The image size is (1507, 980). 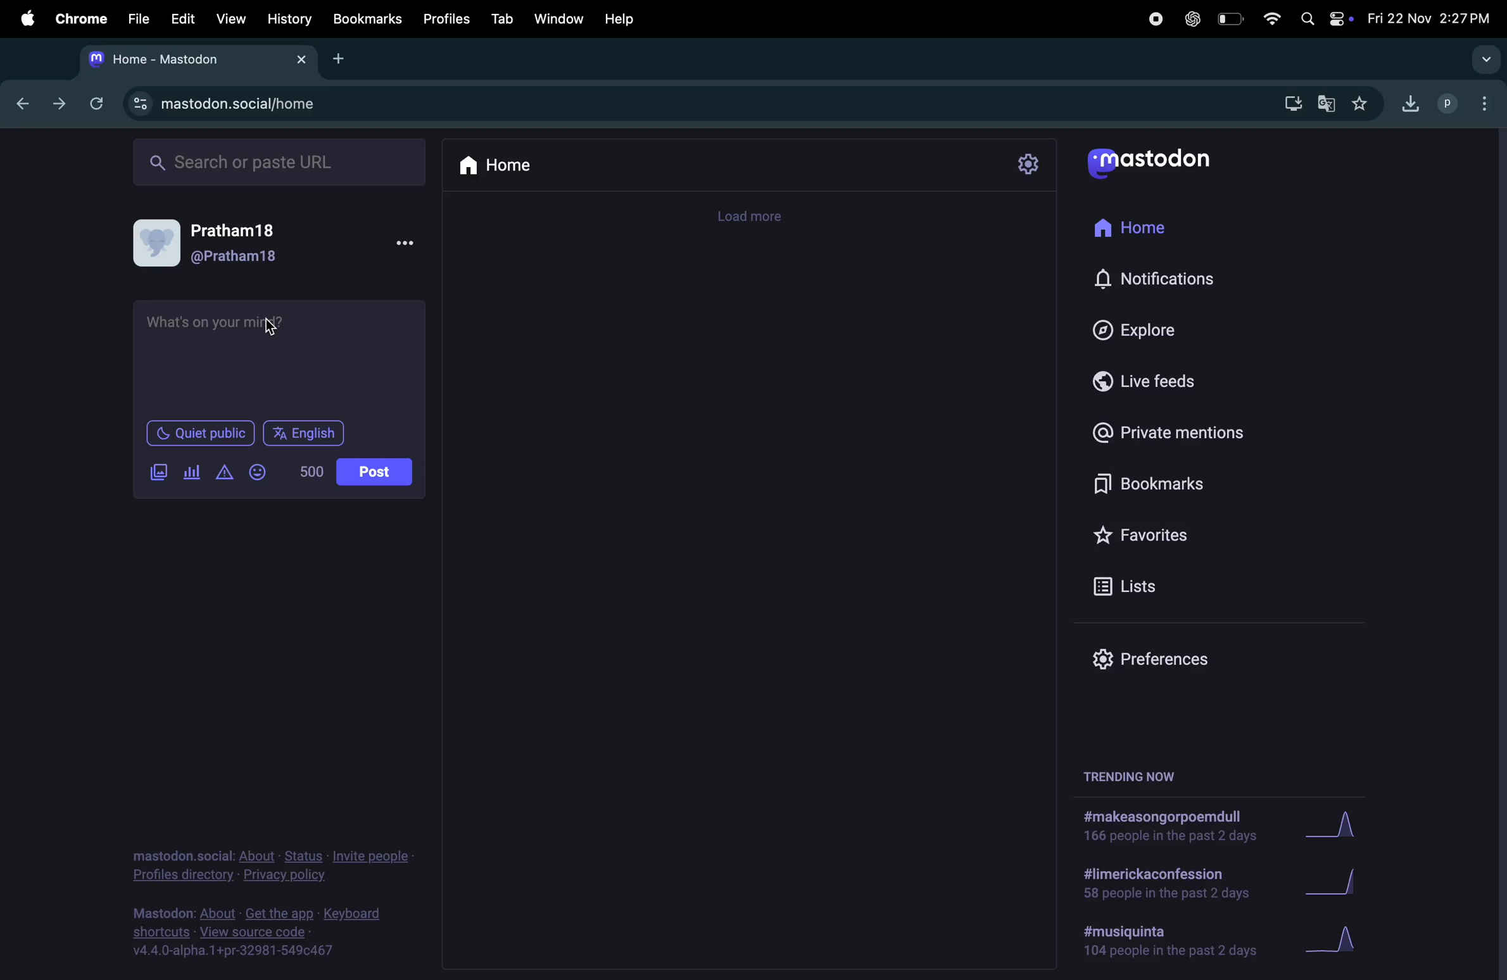 What do you see at coordinates (1195, 18) in the screenshot?
I see `chatgpt` at bounding box center [1195, 18].